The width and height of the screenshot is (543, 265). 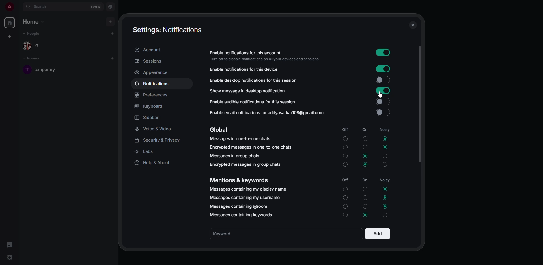 What do you see at coordinates (413, 26) in the screenshot?
I see `close` at bounding box center [413, 26].